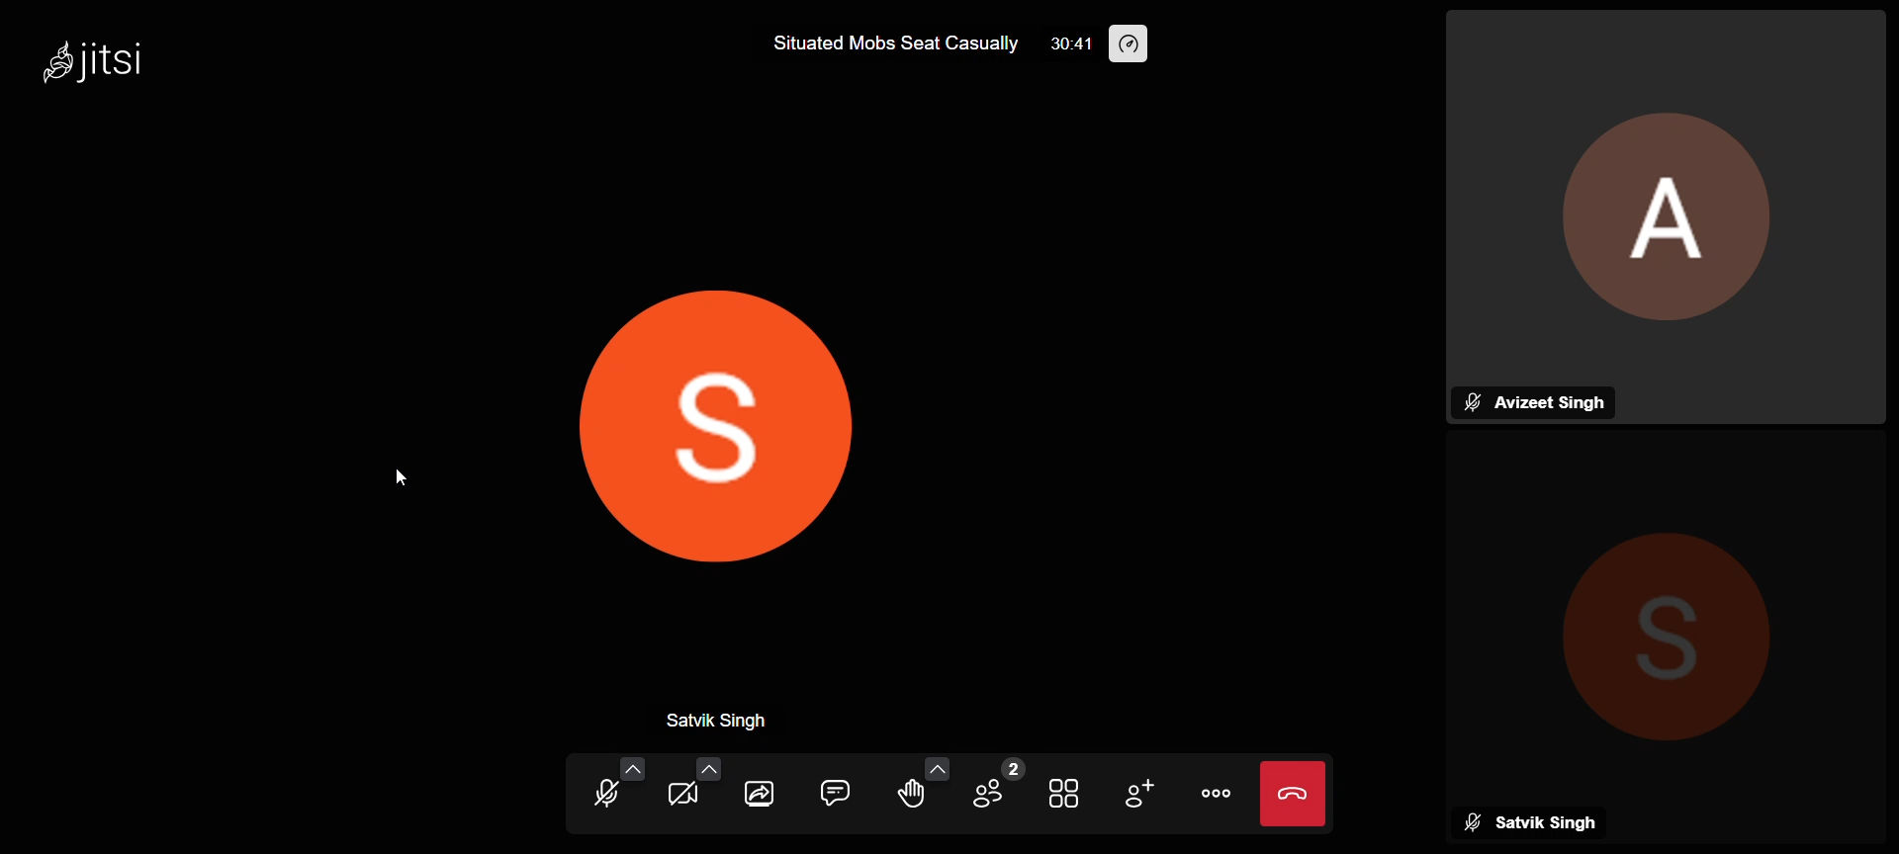  Describe the element at coordinates (127, 64) in the screenshot. I see `jitsi` at that location.